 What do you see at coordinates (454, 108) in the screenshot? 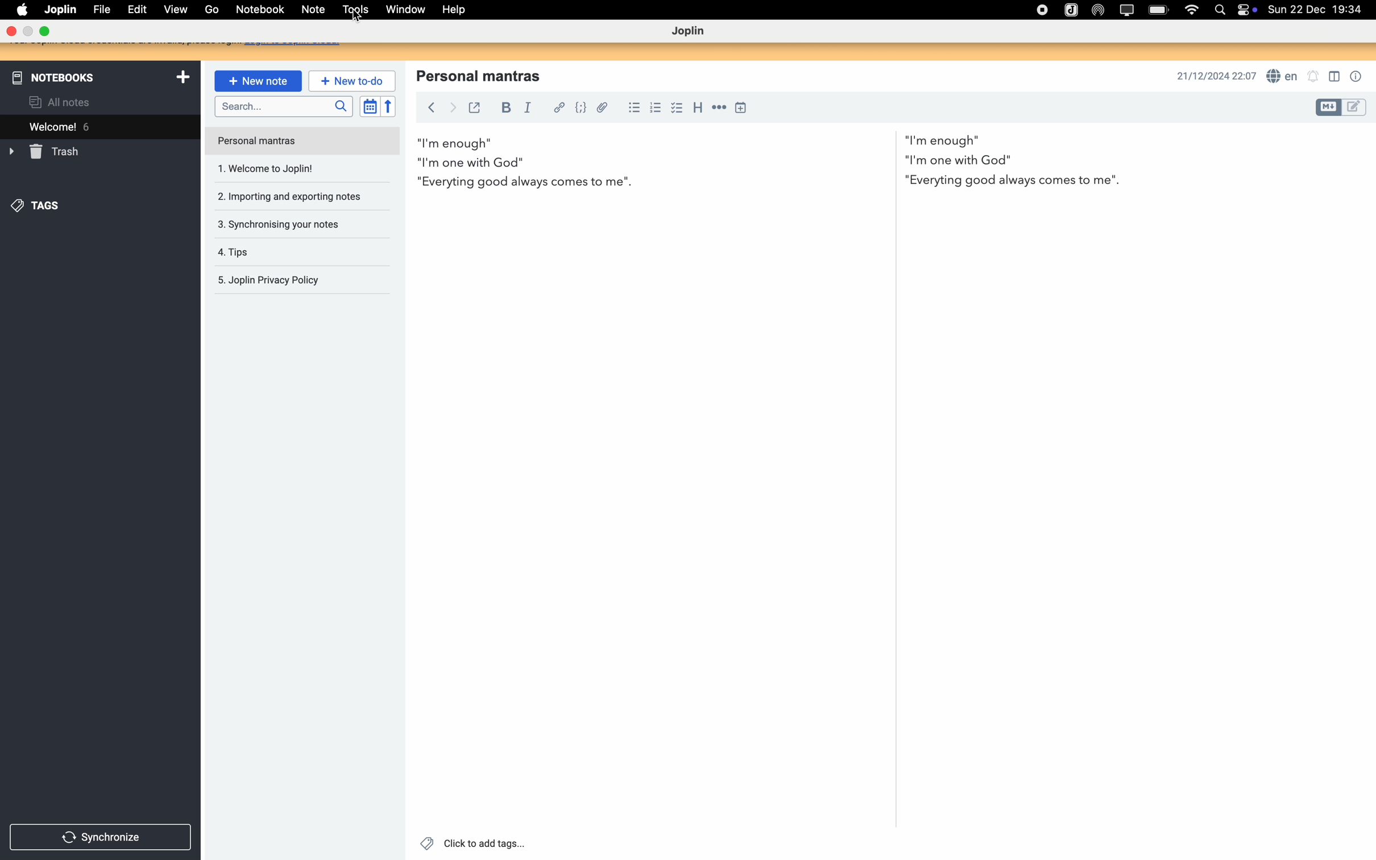
I see `foward` at bounding box center [454, 108].